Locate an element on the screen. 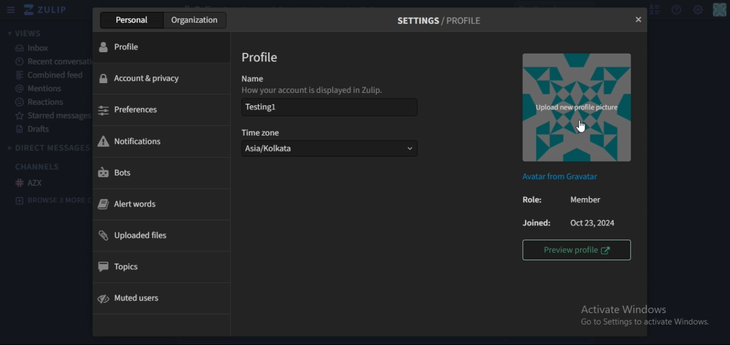 This screenshot has width=730, height=345. preview profile is located at coordinates (577, 249).